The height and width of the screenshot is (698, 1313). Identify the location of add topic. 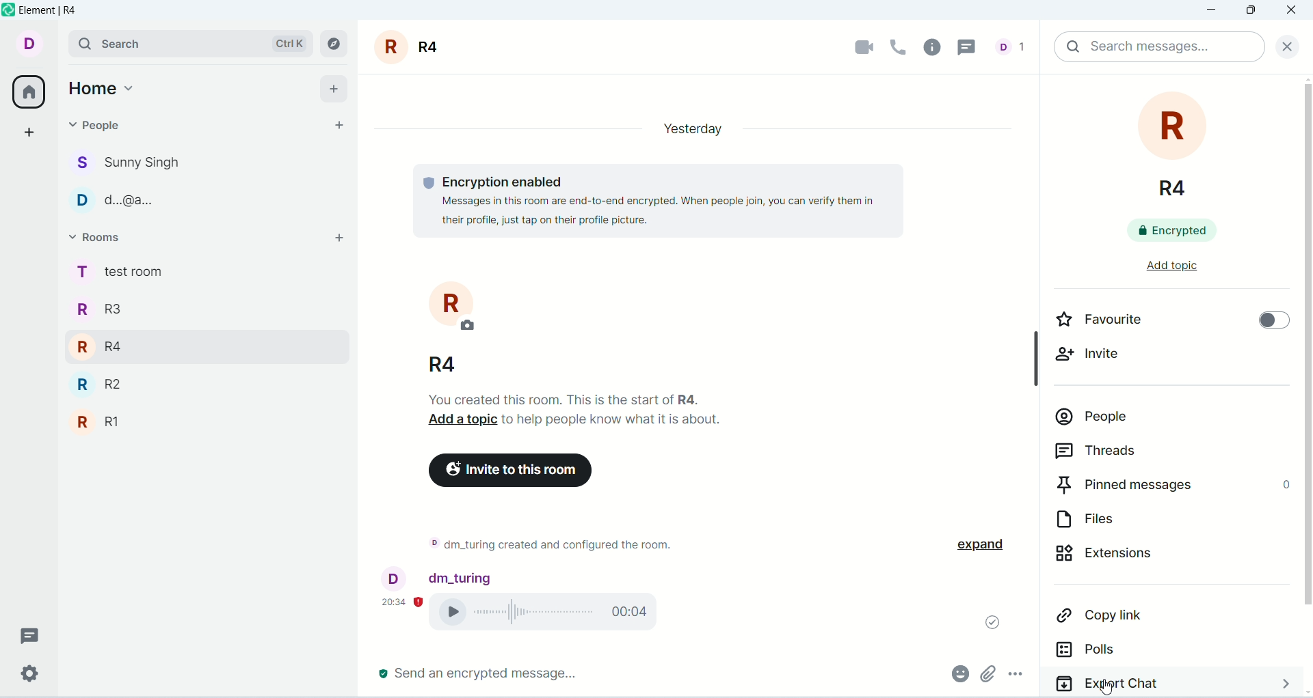
(1159, 269).